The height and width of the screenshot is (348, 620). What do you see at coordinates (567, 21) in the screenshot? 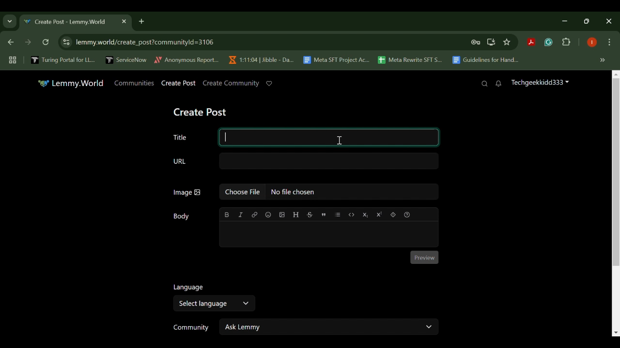
I see `Restore Down` at bounding box center [567, 21].